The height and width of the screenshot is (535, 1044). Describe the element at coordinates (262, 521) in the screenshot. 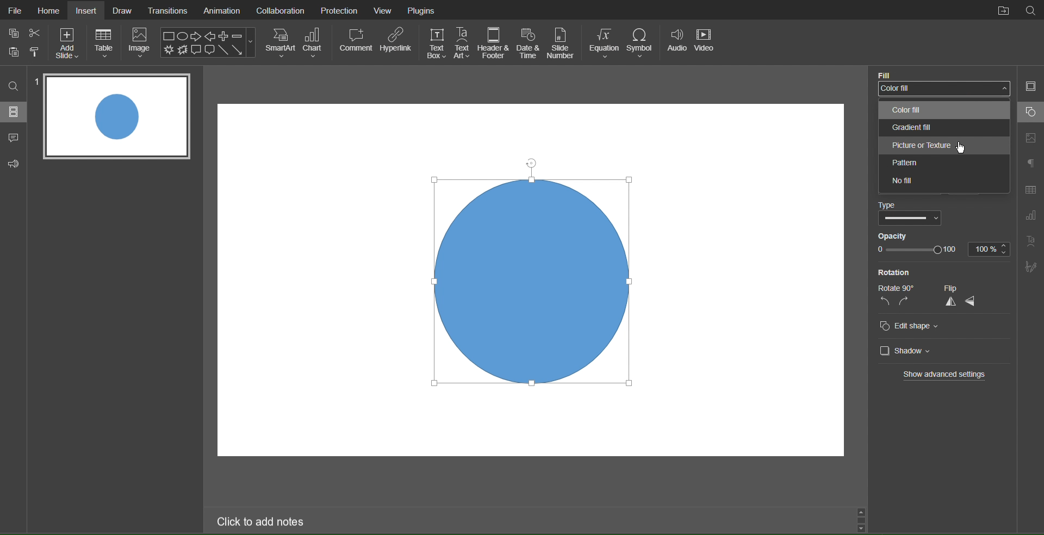

I see `Click to add notes` at that location.